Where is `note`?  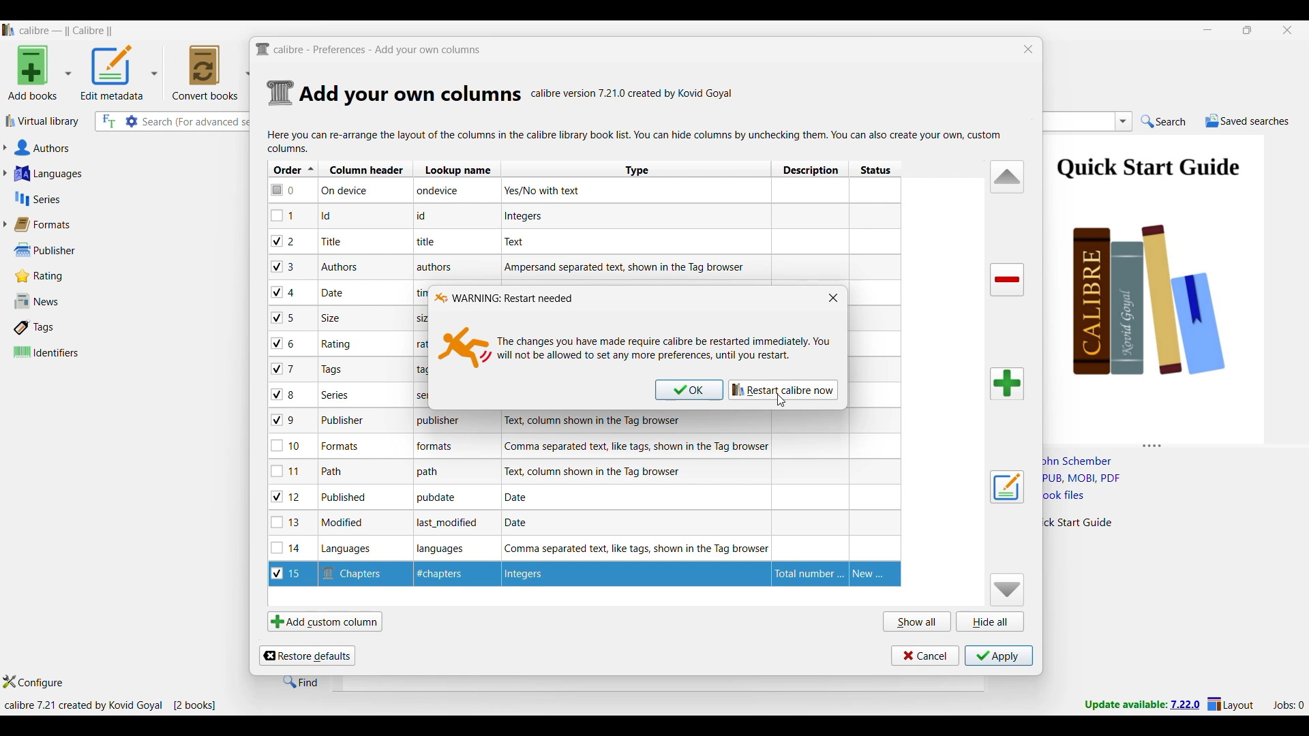 note is located at coordinates (420, 345).